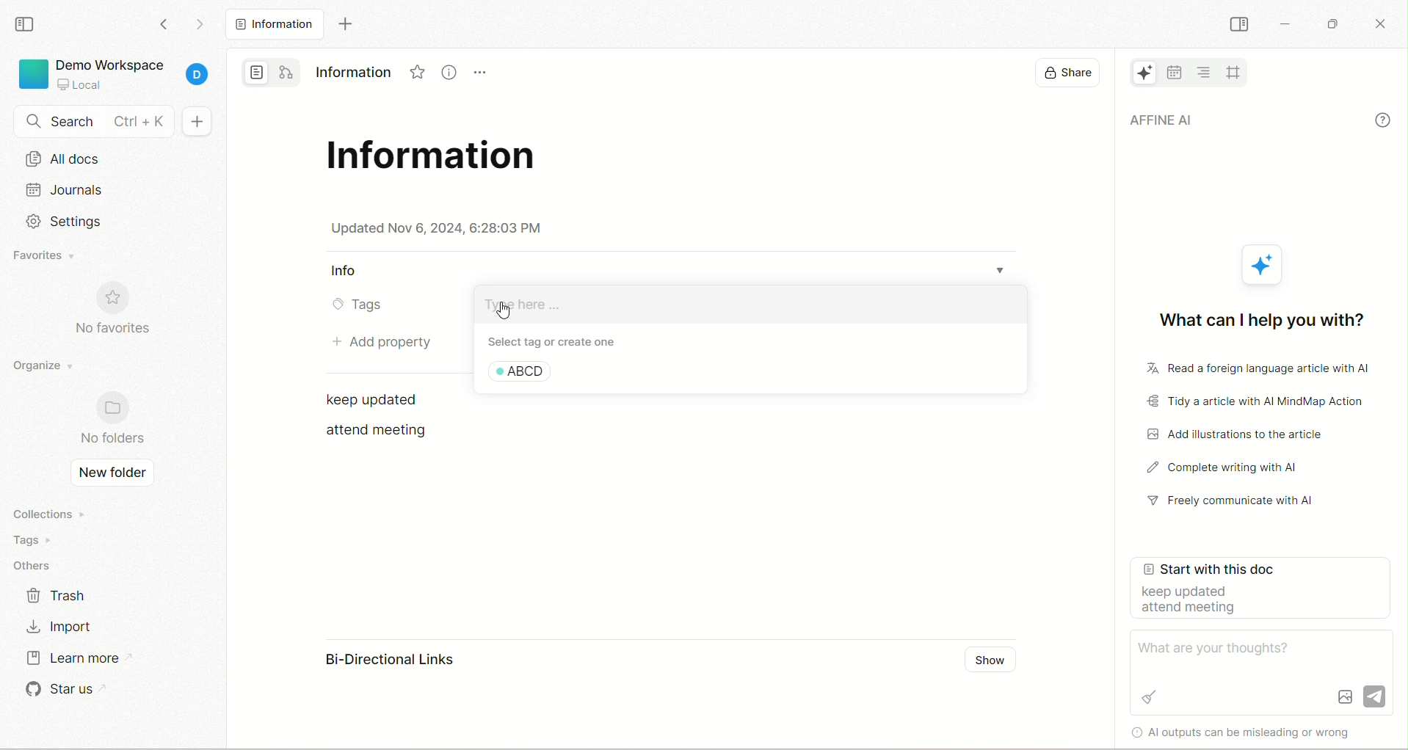  I want to click on go forward, so click(196, 25).